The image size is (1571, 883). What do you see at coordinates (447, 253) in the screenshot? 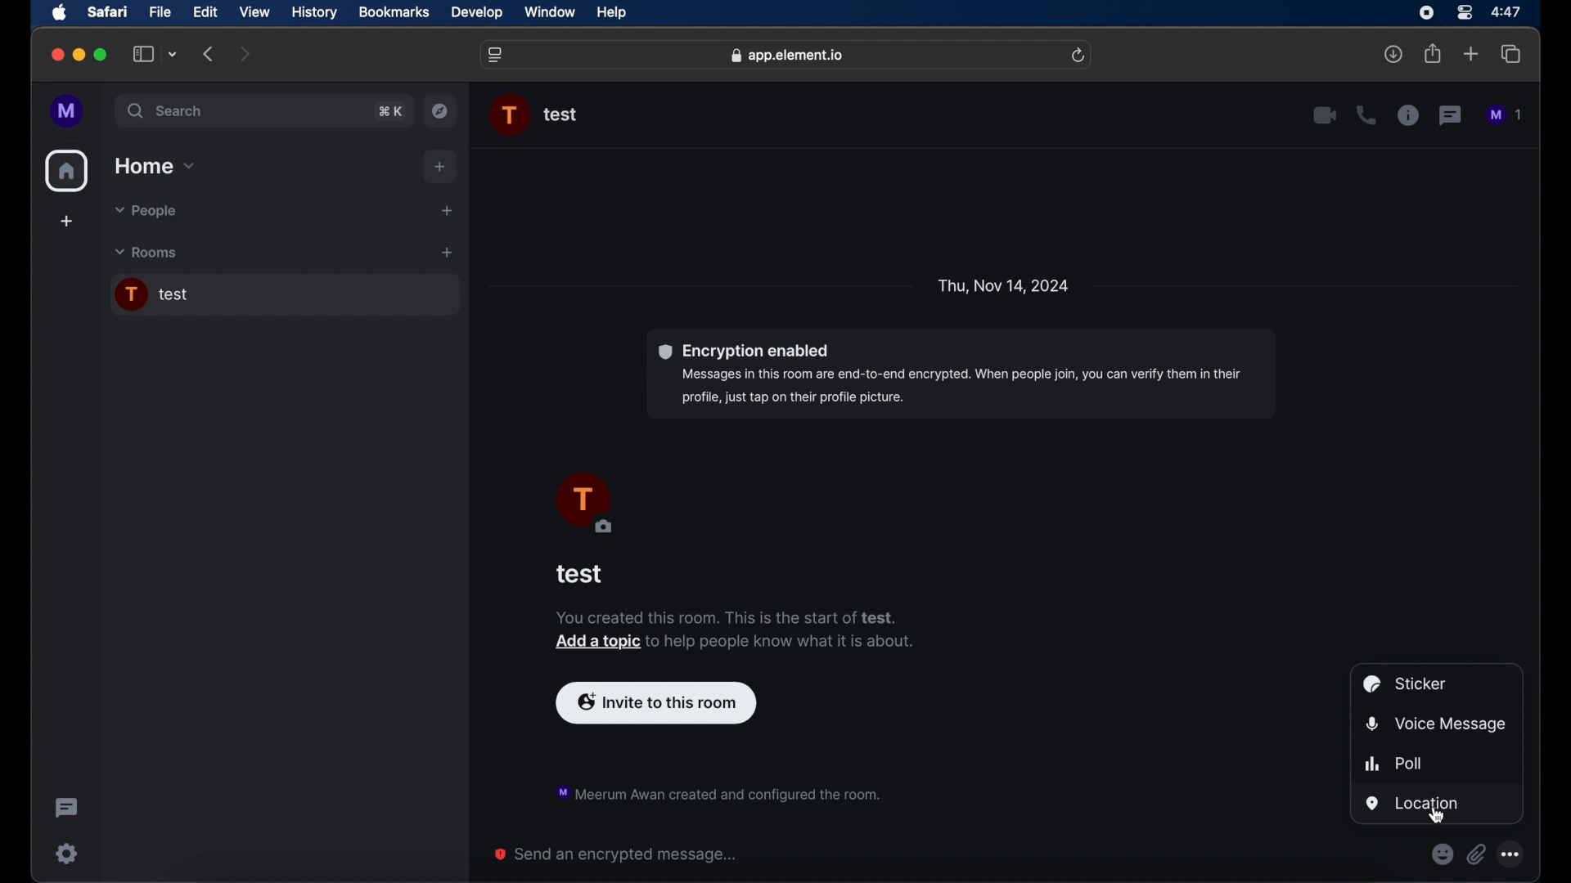
I see `add  room` at bounding box center [447, 253].